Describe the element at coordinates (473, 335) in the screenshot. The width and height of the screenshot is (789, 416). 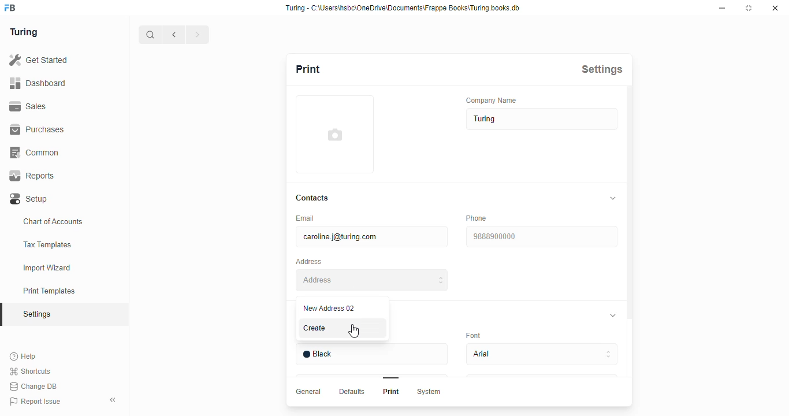
I see `font` at that location.